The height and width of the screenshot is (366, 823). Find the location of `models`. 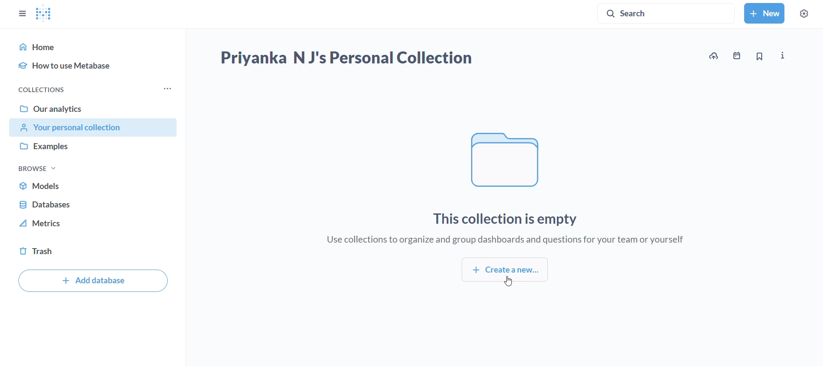

models is located at coordinates (93, 185).